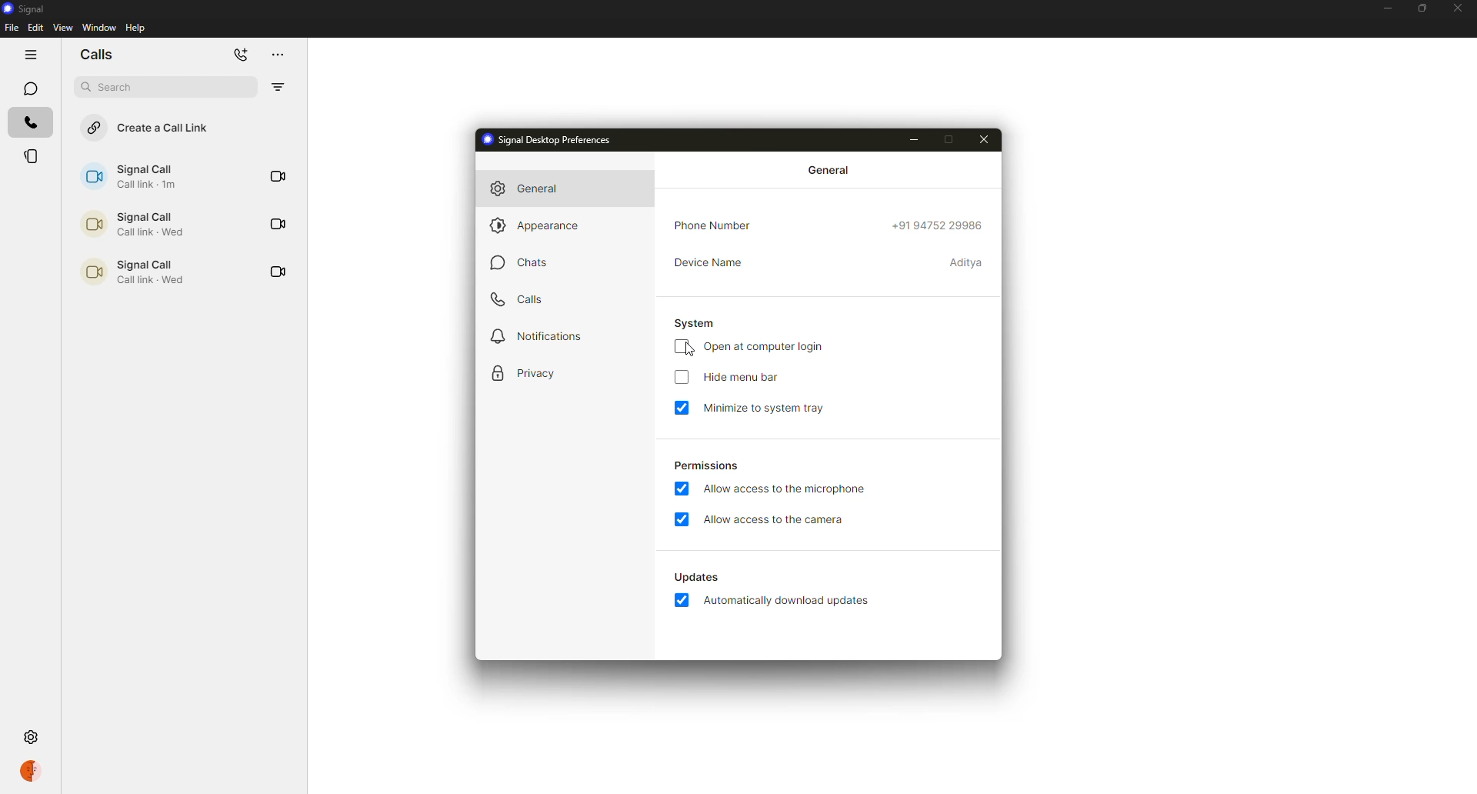  Describe the element at coordinates (525, 261) in the screenshot. I see `chats` at that location.